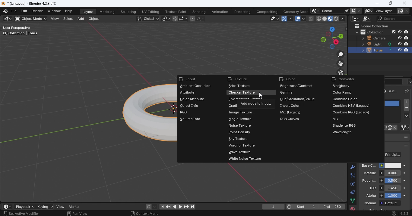 The height and width of the screenshot is (216, 412). Describe the element at coordinates (310, 19) in the screenshot. I see `Toggle X-ray` at that location.